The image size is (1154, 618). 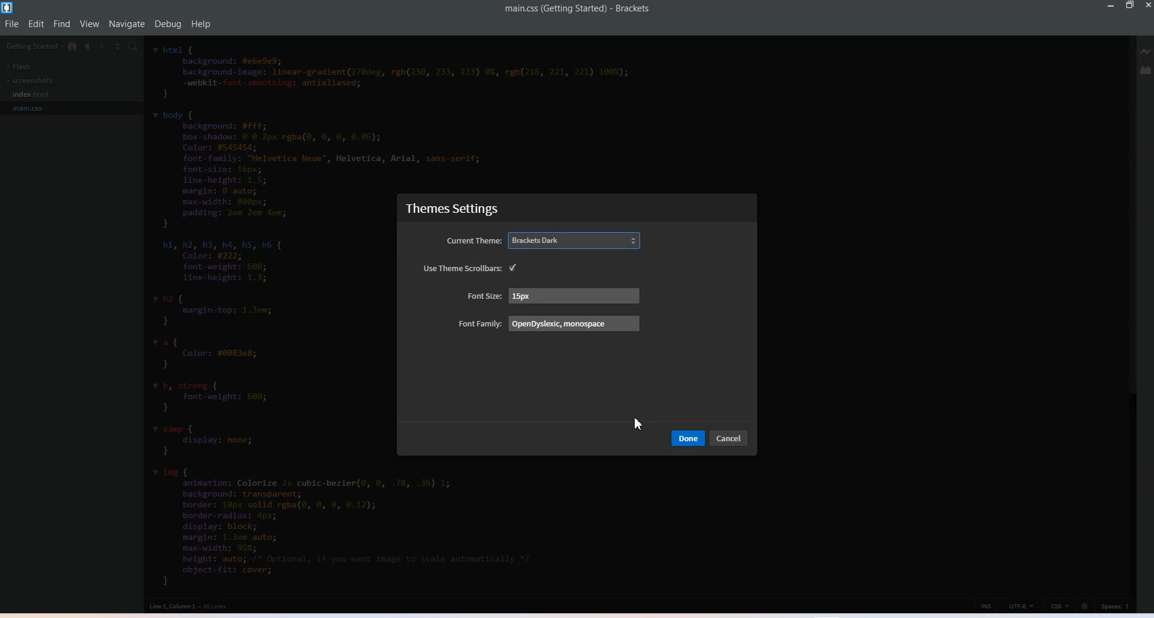 I want to click on INS, so click(x=986, y=605).